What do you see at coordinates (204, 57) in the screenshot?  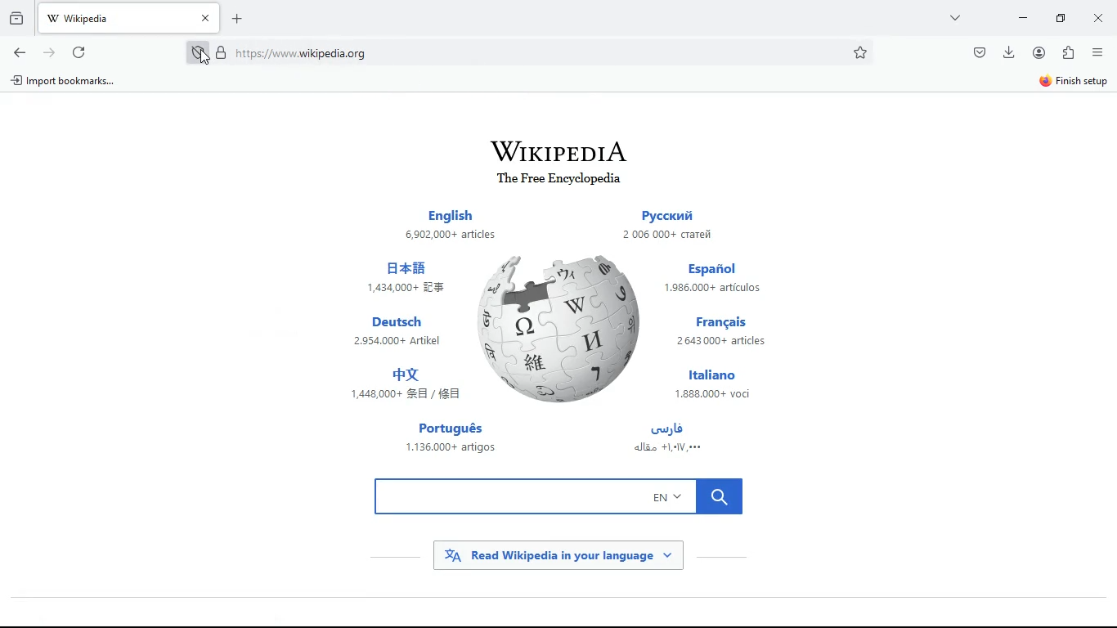 I see `Cursor` at bounding box center [204, 57].